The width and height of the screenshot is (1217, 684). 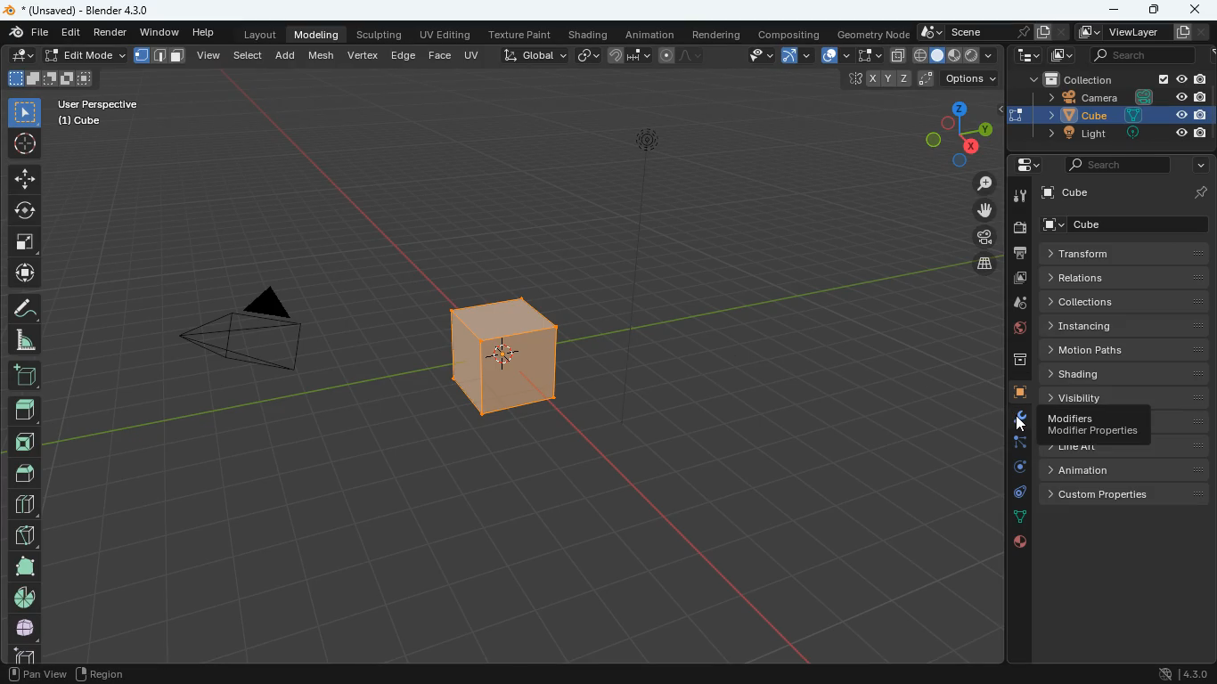 What do you see at coordinates (790, 32) in the screenshot?
I see `compositing` at bounding box center [790, 32].